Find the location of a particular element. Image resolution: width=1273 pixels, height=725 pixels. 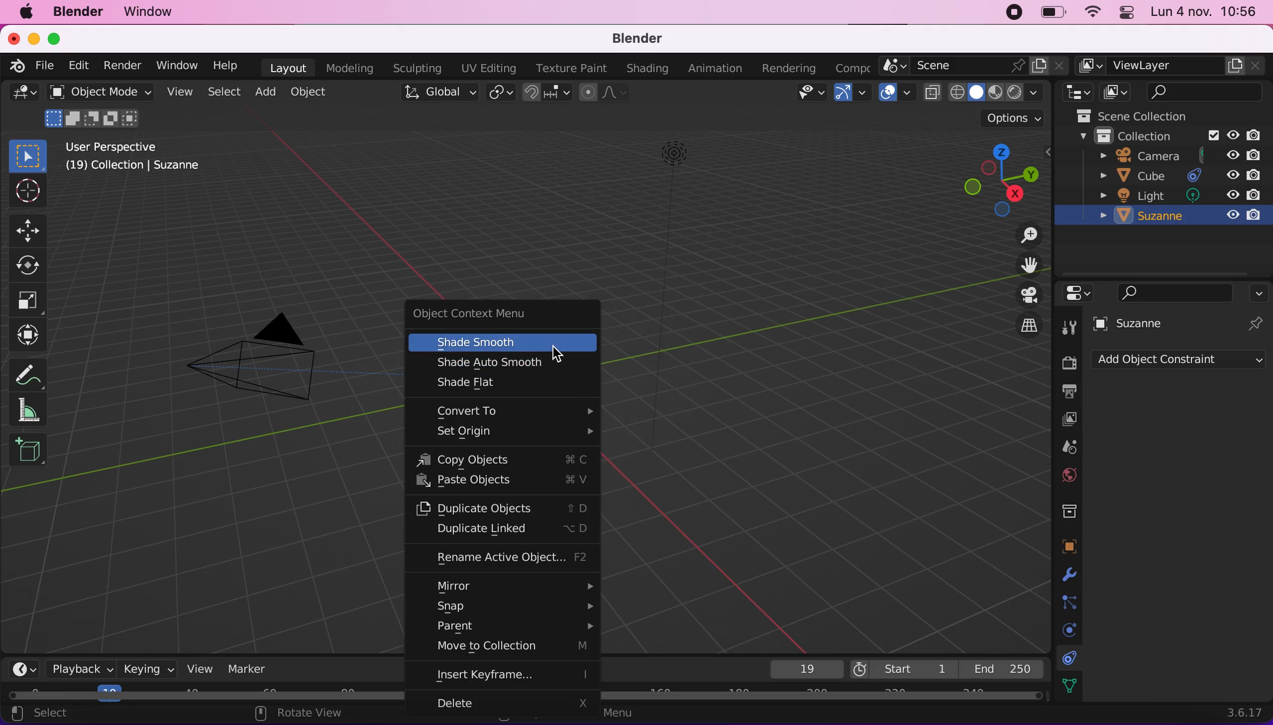

window is located at coordinates (149, 12).